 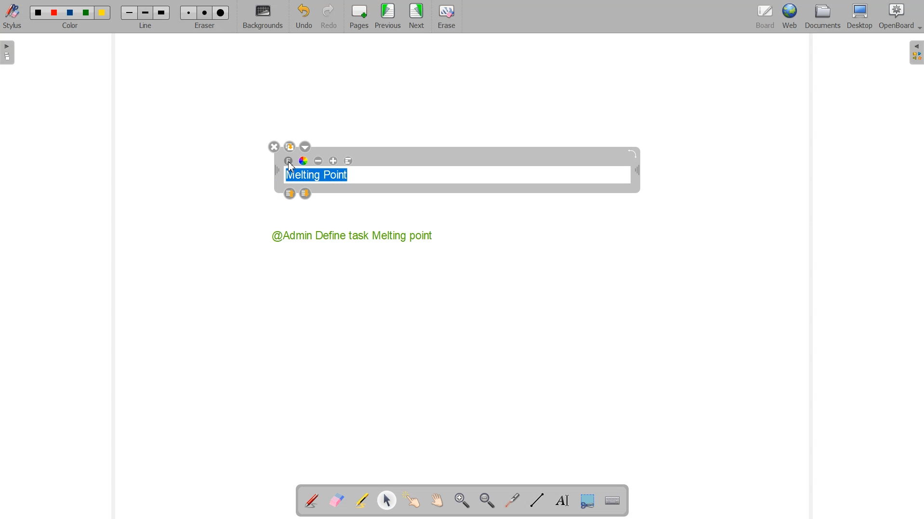 What do you see at coordinates (72, 17) in the screenshot?
I see `Color` at bounding box center [72, 17].